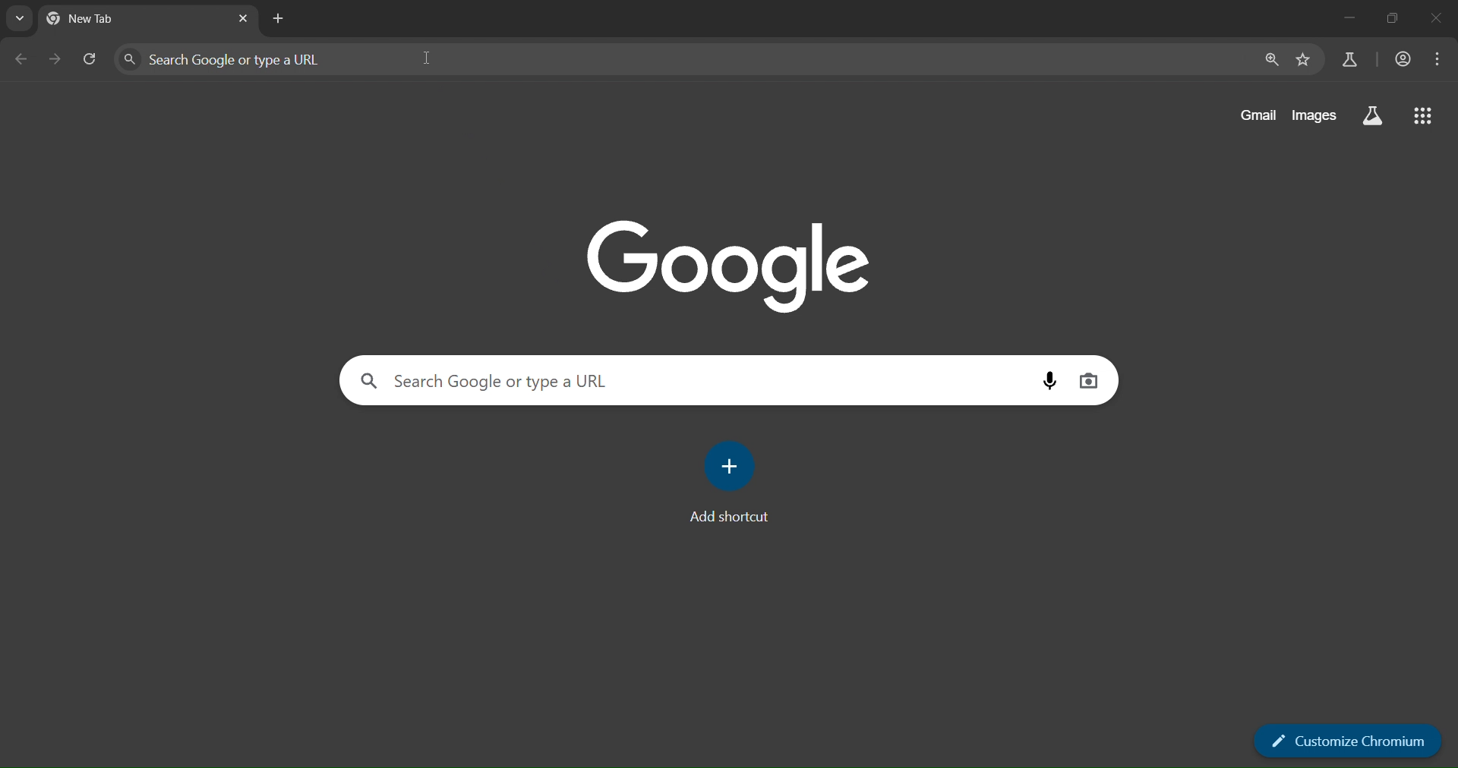  Describe the element at coordinates (243, 20) in the screenshot. I see `close tab` at that location.